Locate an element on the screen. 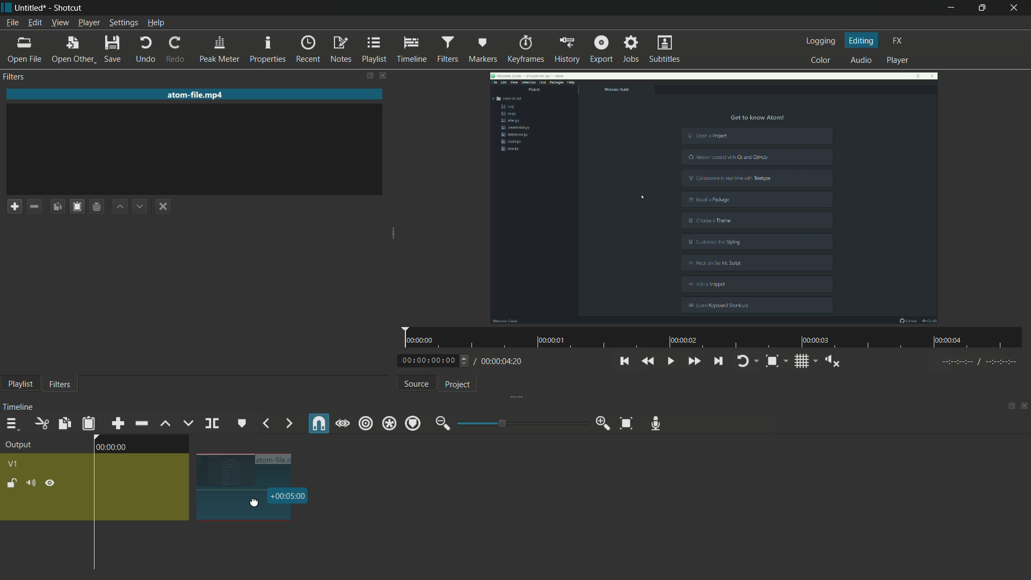  quickly play backward is located at coordinates (648, 361).